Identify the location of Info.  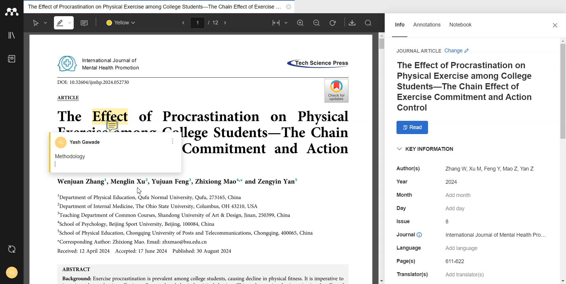
(400, 26).